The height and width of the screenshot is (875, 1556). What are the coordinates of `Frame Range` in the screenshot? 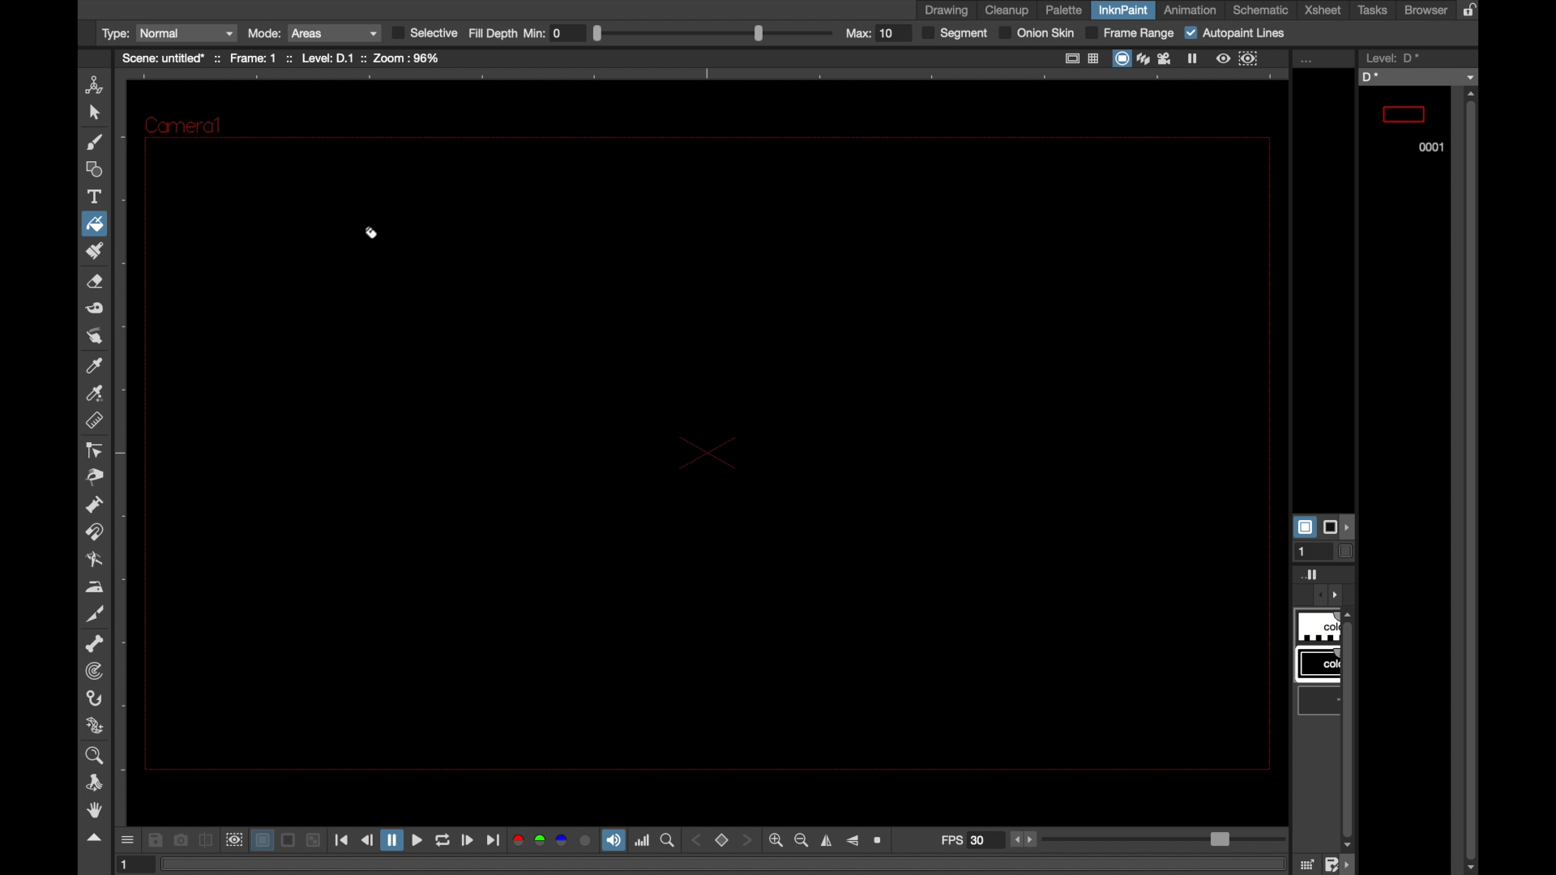 It's located at (1132, 34).